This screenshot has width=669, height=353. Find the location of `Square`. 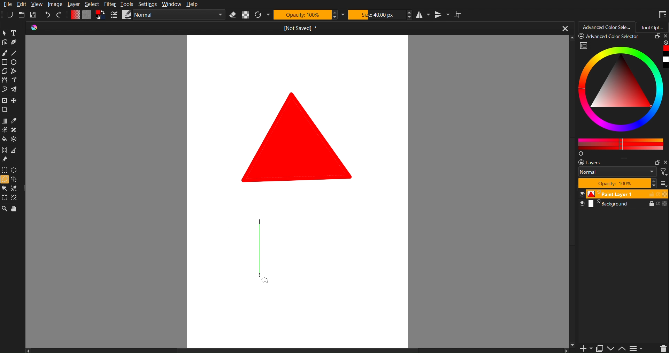

Square is located at coordinates (4, 62).